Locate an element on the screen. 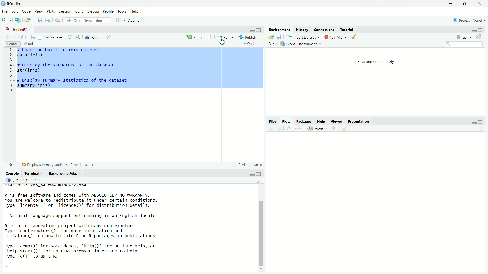 The height and width of the screenshot is (274, 488). Clear is located at coordinates (345, 128).